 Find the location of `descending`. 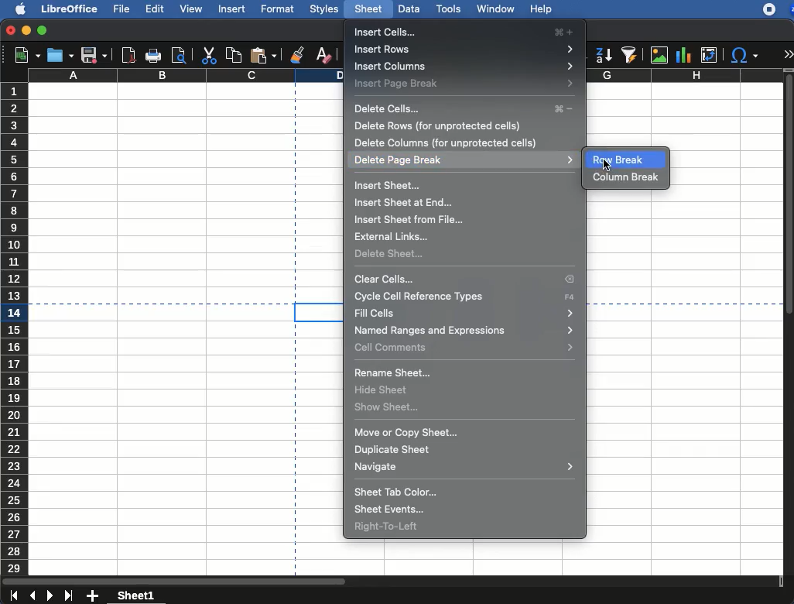

descending is located at coordinates (604, 57).